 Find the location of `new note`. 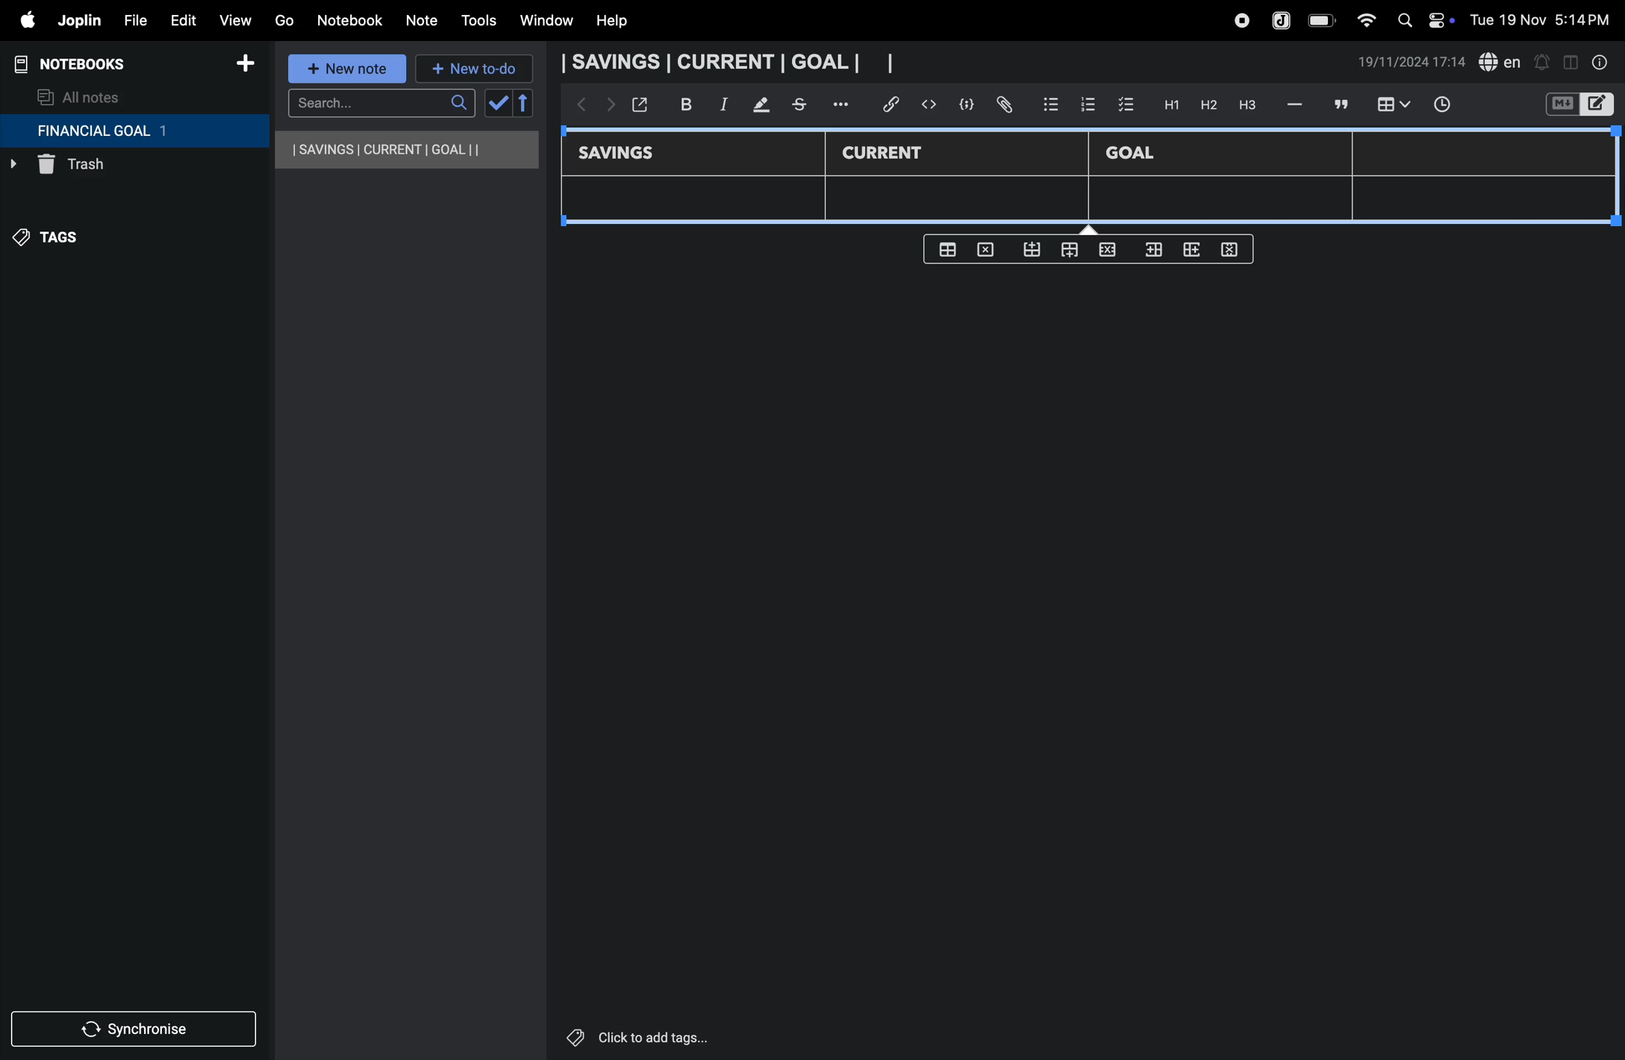

new note is located at coordinates (349, 70).